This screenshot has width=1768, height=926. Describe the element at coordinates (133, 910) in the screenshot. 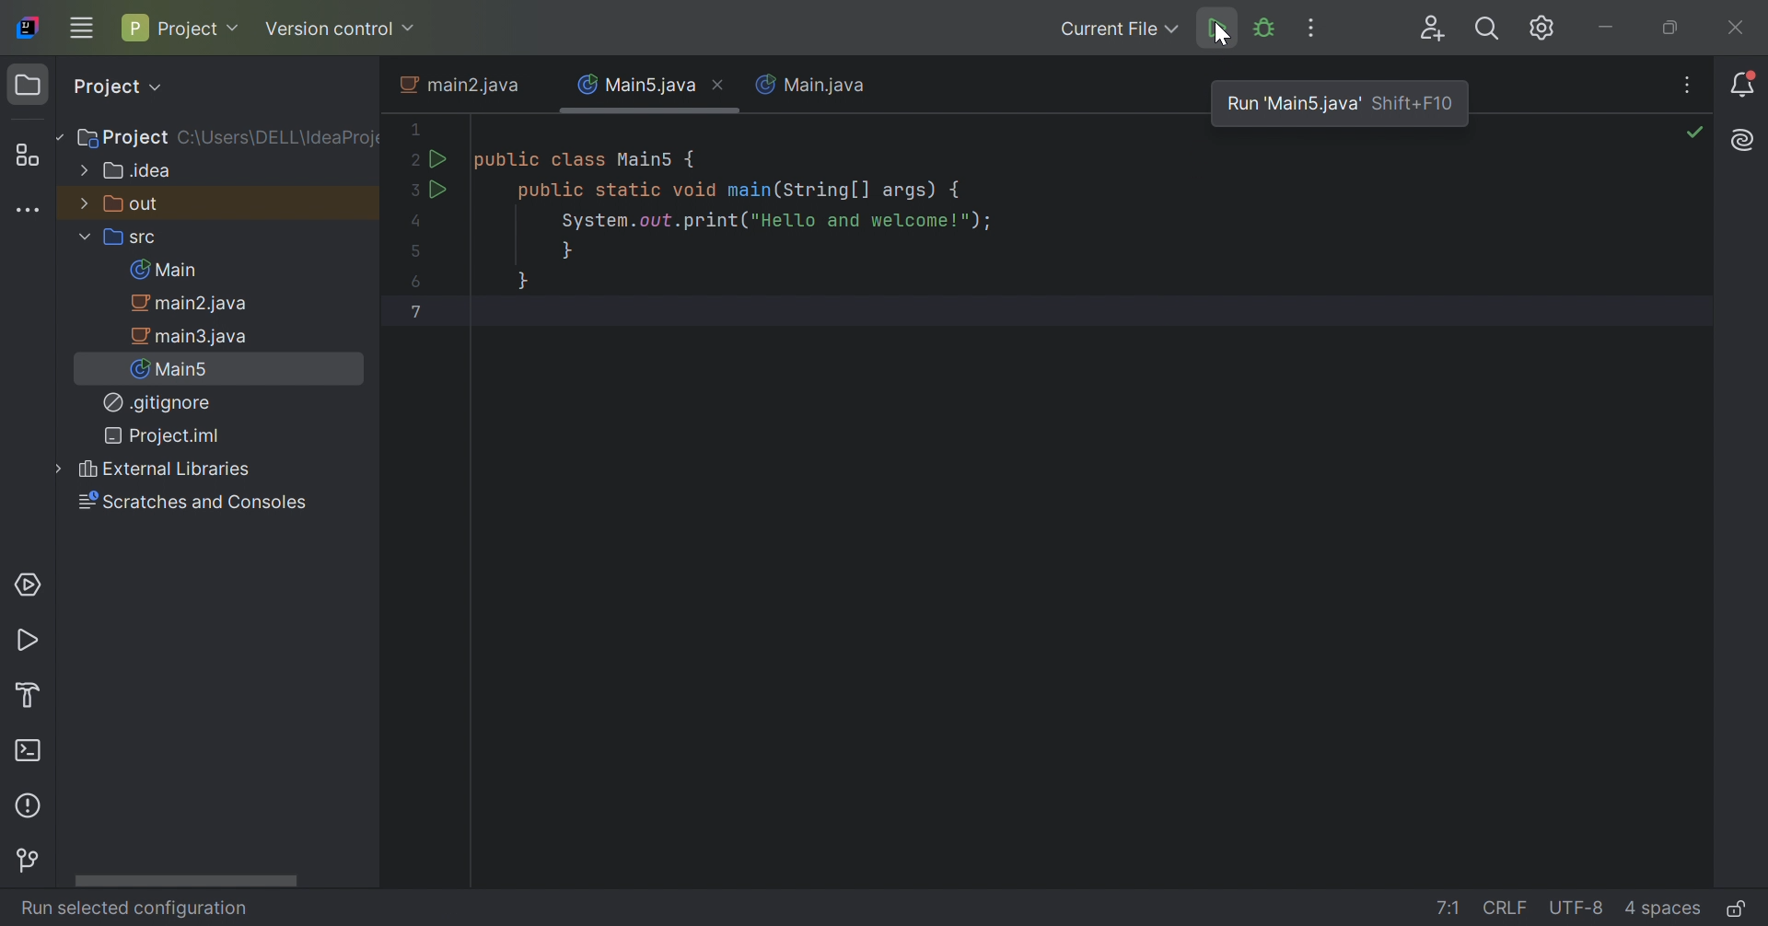

I see `Run selected configuration` at that location.